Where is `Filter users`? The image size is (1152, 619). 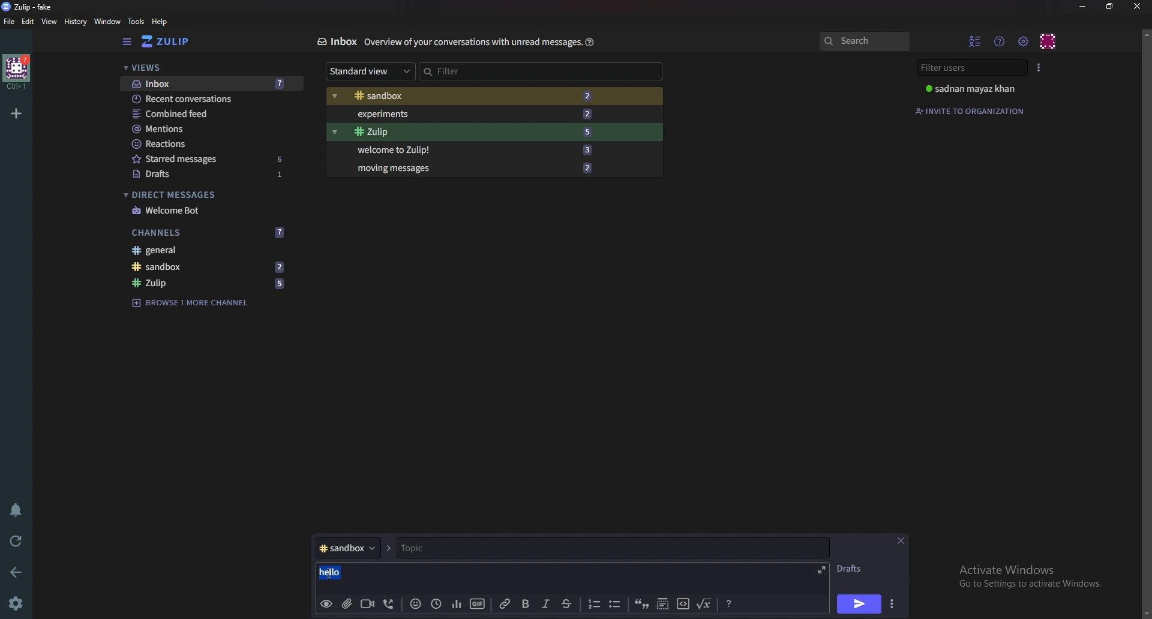 Filter users is located at coordinates (967, 67).